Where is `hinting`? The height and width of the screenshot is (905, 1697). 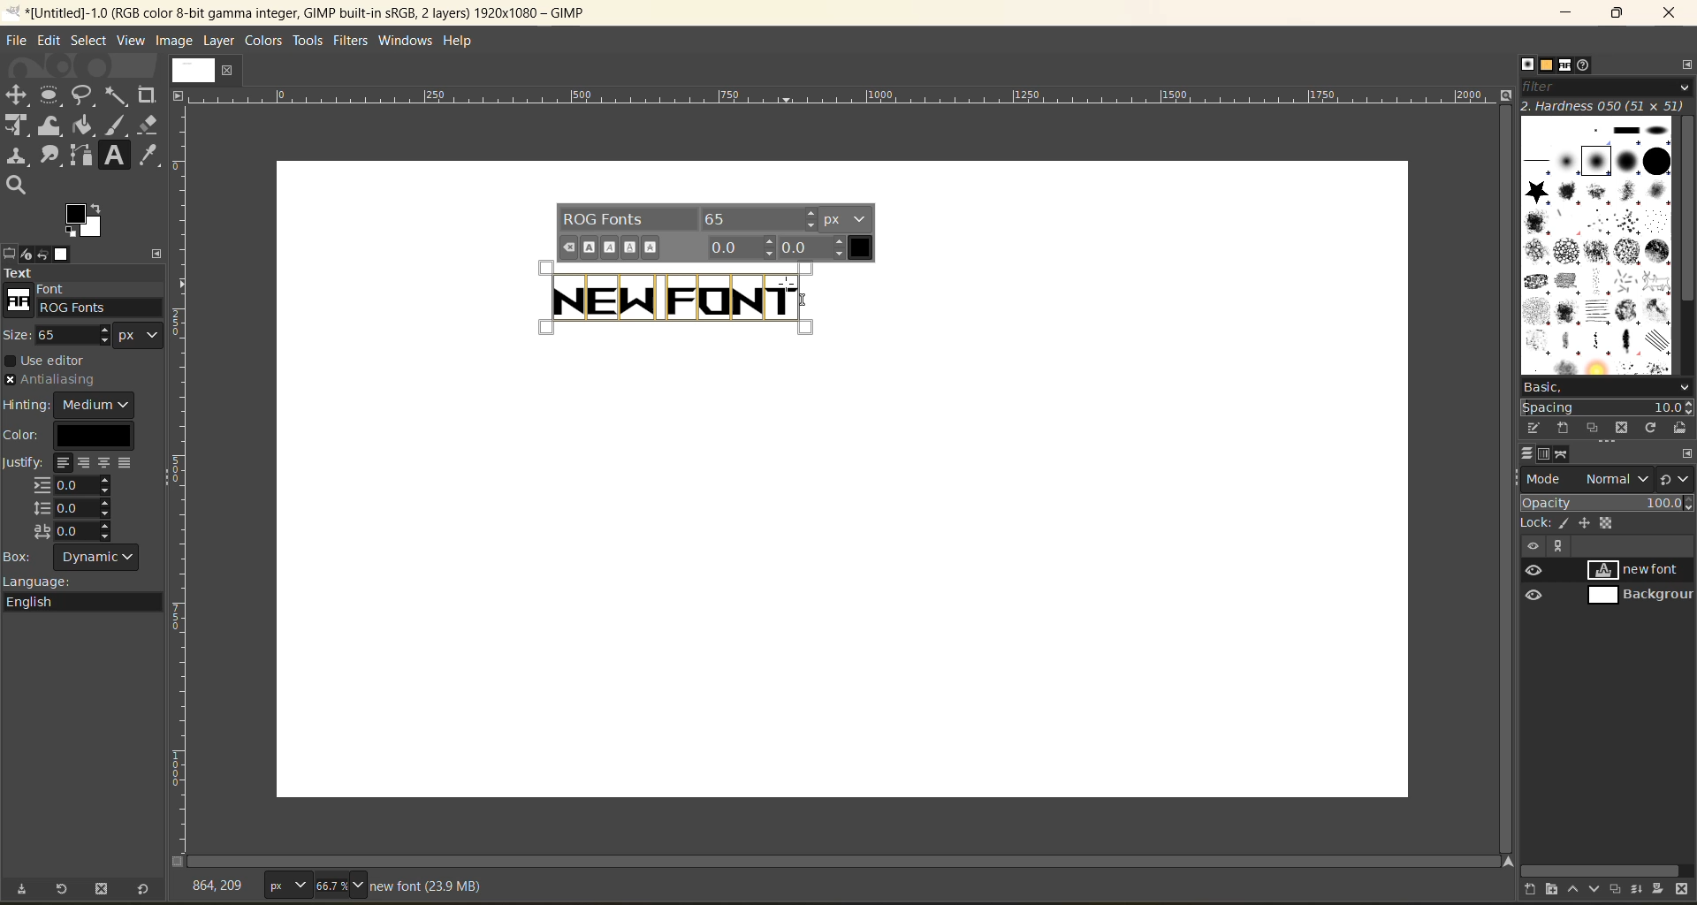
hinting is located at coordinates (72, 405).